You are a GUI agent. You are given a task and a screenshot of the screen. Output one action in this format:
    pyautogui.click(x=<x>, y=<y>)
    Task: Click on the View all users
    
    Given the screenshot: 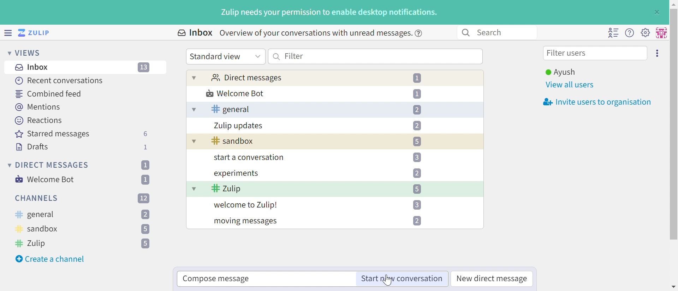 What is the action you would take?
    pyautogui.click(x=570, y=85)
    